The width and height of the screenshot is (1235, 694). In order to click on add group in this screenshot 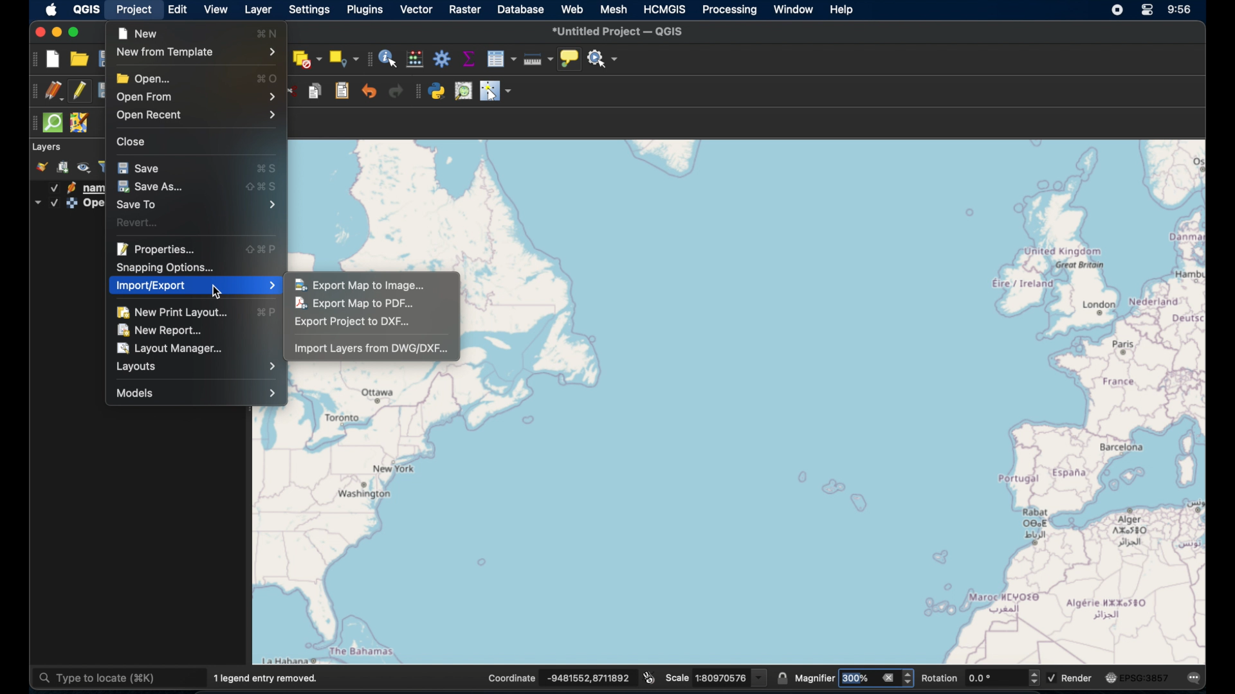, I will do `click(65, 167)`.